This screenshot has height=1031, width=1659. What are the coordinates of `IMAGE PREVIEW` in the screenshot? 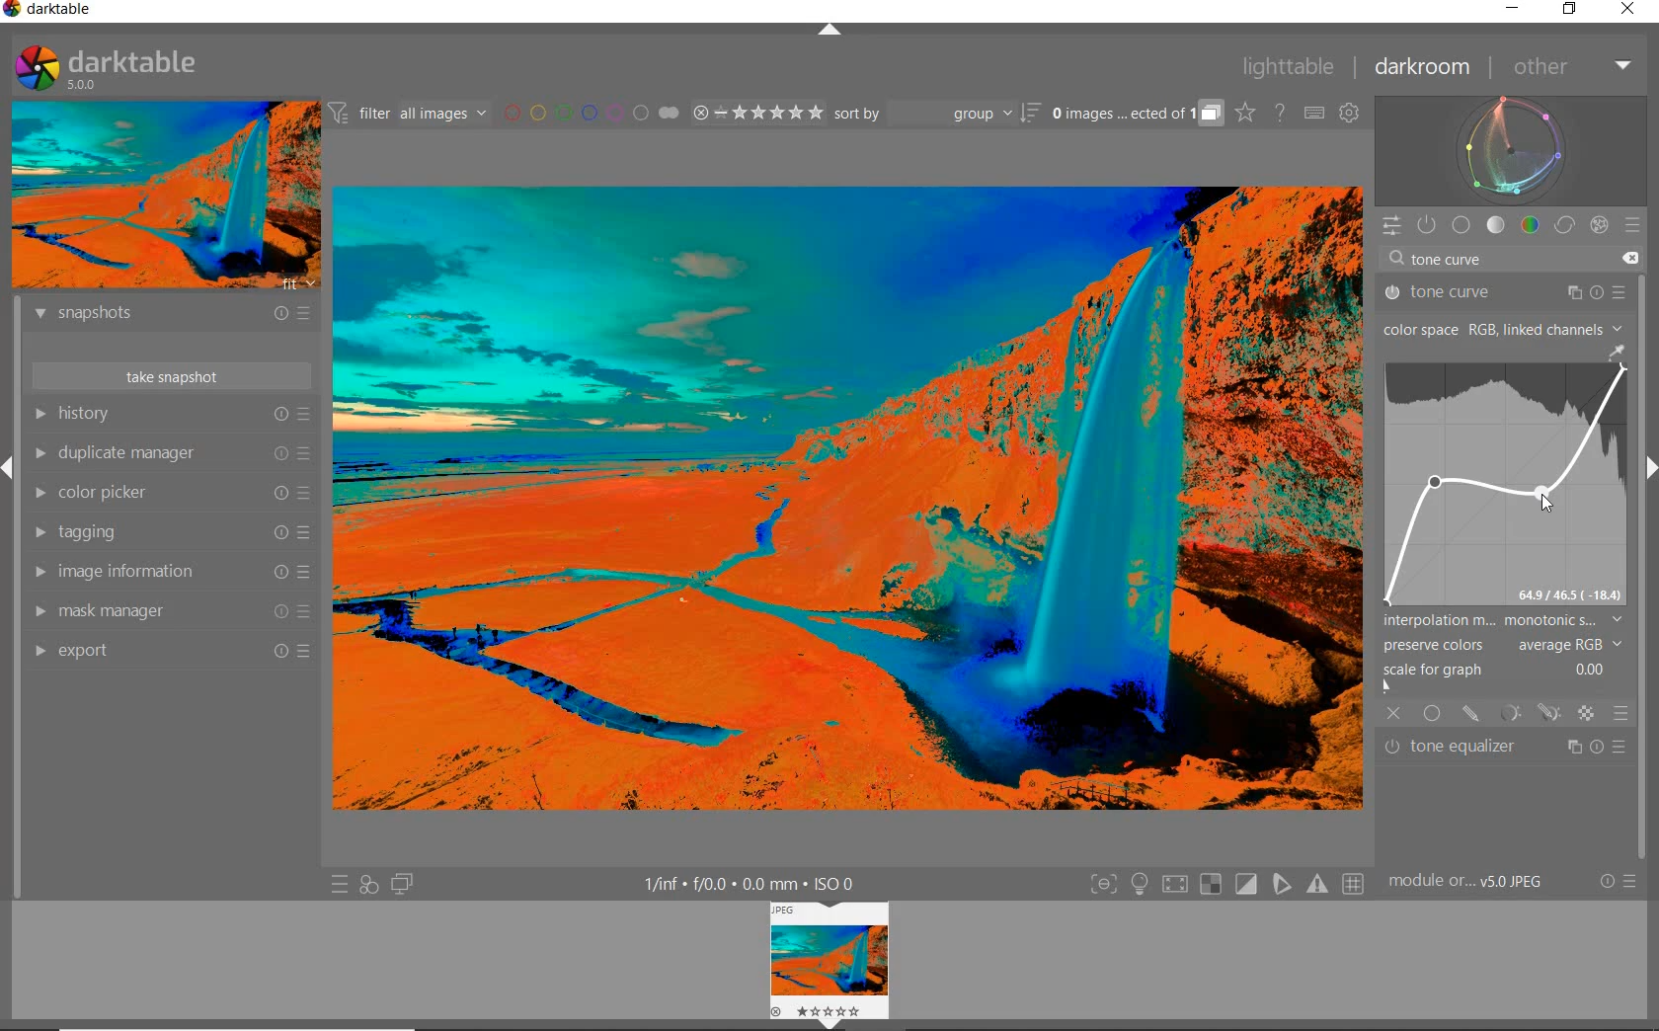 It's located at (163, 196).